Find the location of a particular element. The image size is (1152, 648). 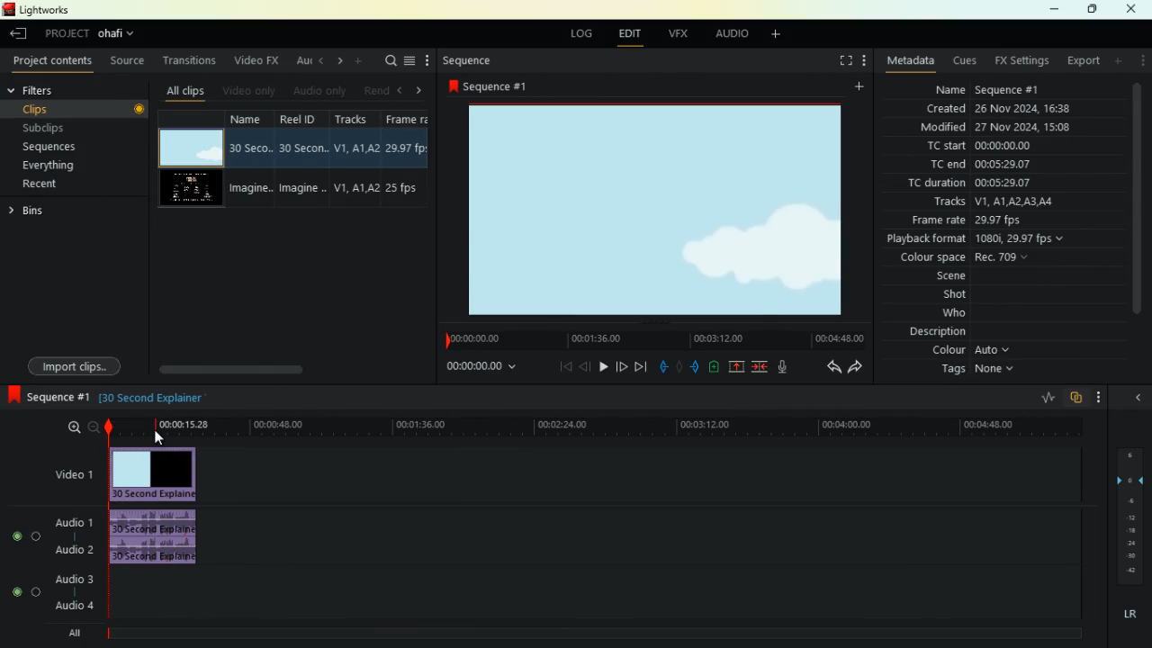

rend is located at coordinates (376, 92).